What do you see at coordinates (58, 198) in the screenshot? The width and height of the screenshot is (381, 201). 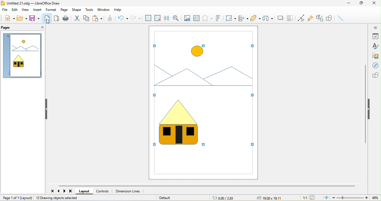 I see `12 drawing objects selected` at bounding box center [58, 198].